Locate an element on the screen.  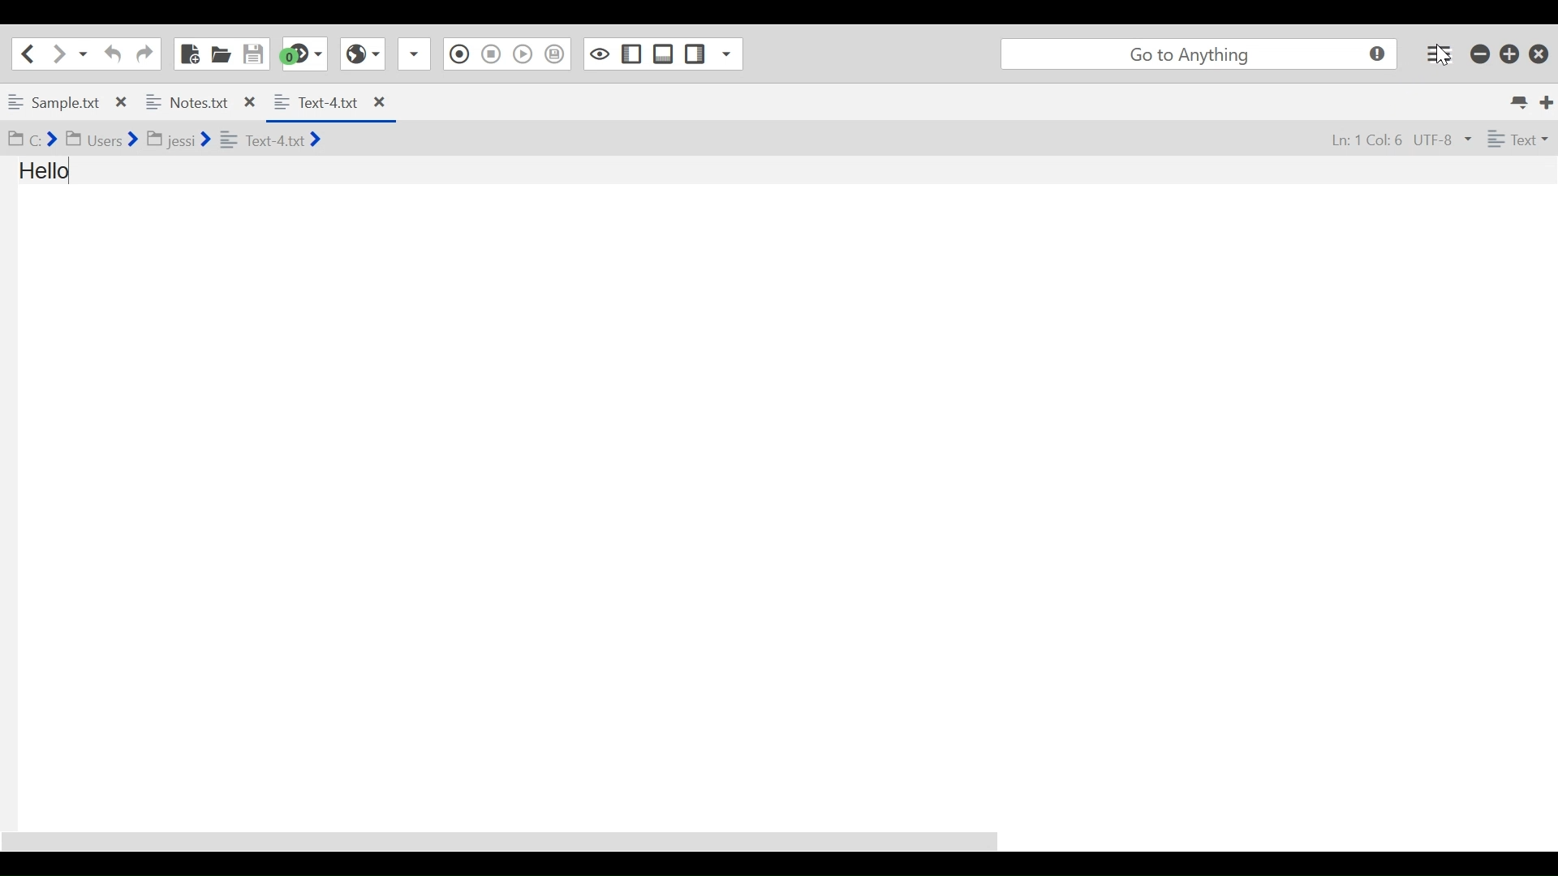
minimize is located at coordinates (1479, 54).